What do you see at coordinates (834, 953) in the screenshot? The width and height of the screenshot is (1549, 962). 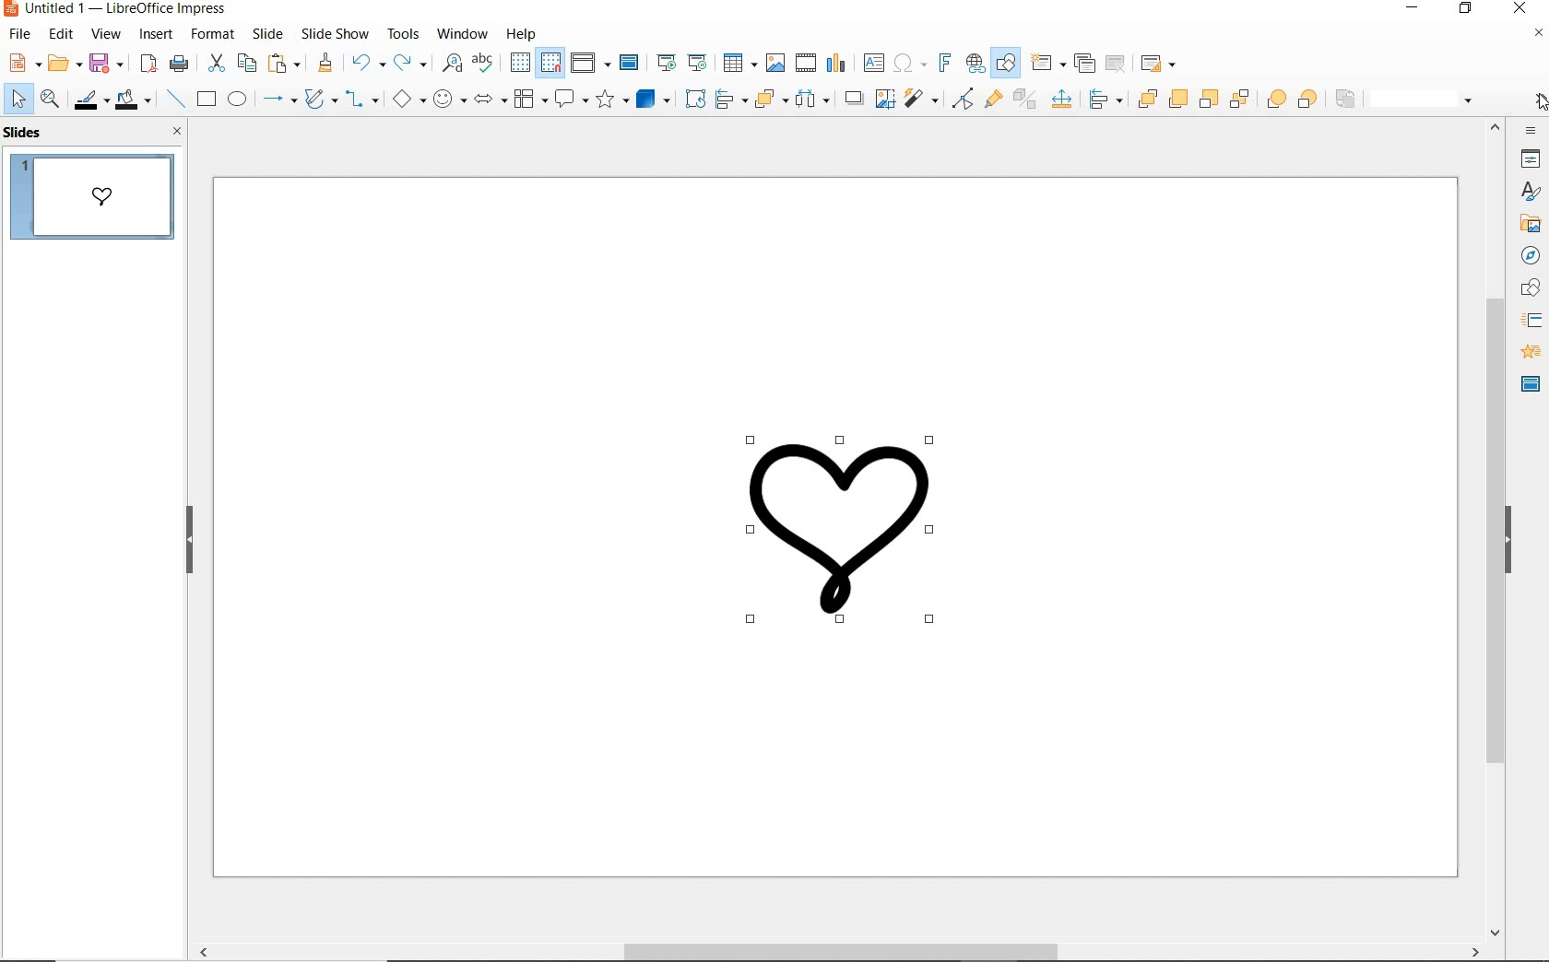 I see `SCROLLBAR` at bounding box center [834, 953].